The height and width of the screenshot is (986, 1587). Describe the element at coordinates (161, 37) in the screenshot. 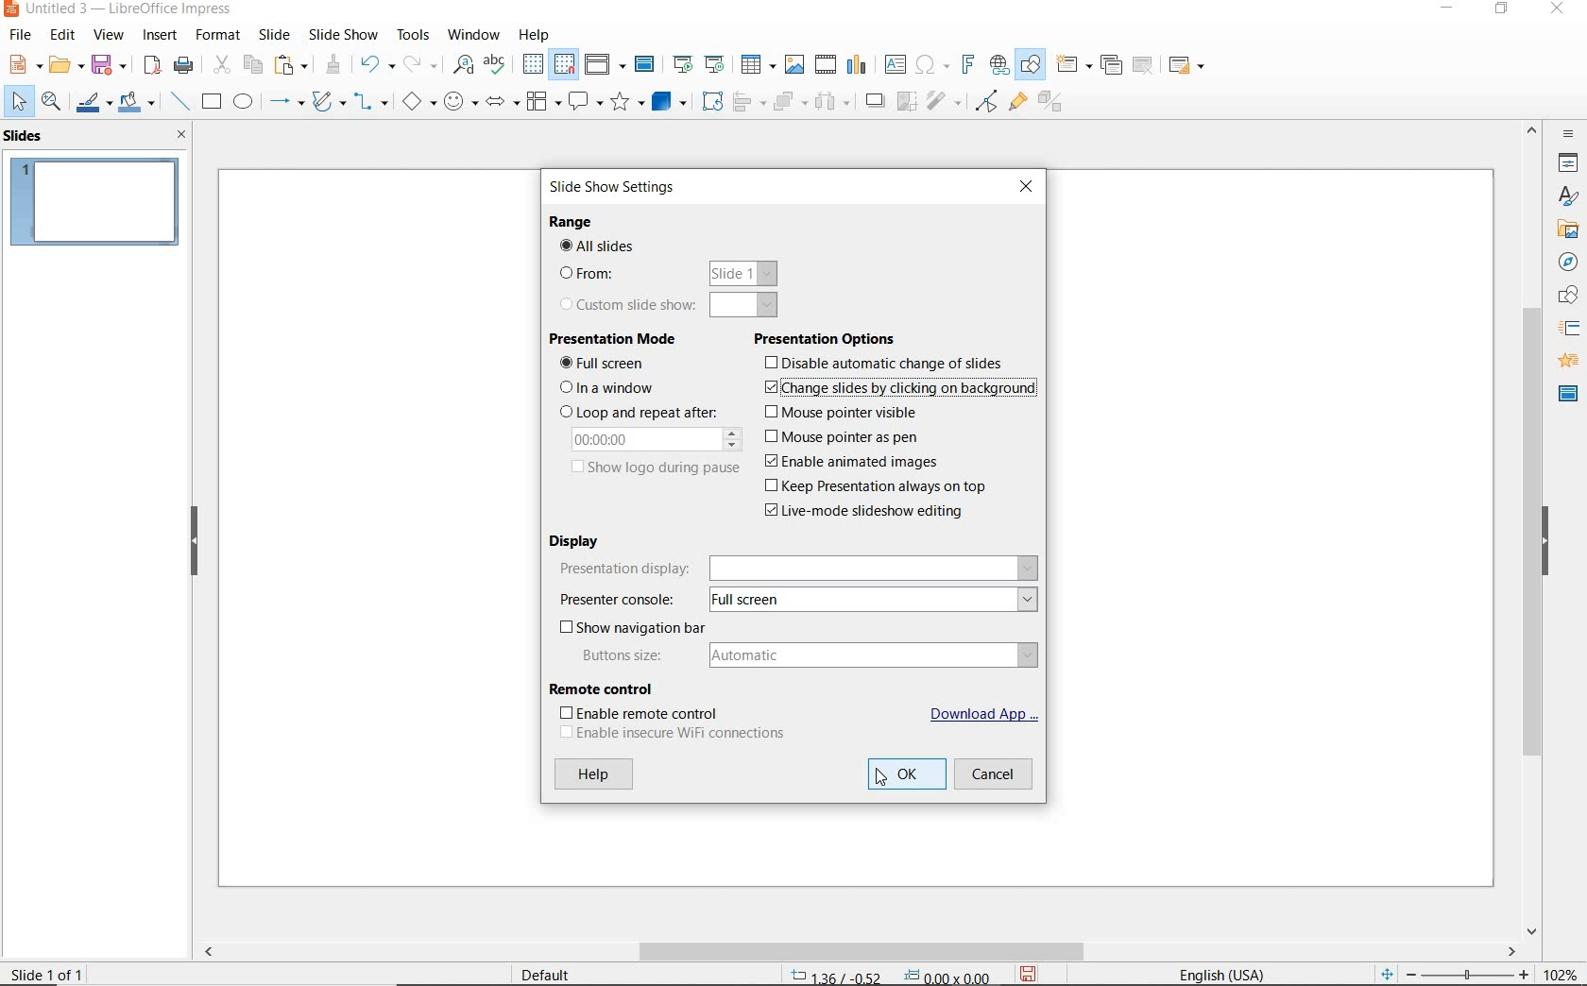

I see `INSERT` at that location.